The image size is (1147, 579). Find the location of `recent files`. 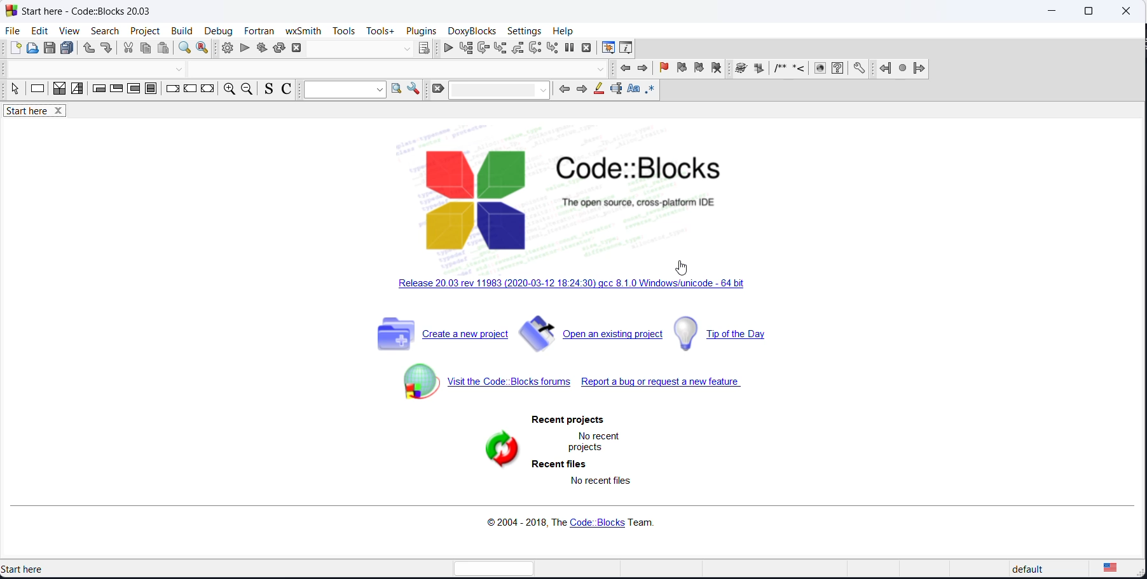

recent files is located at coordinates (566, 462).